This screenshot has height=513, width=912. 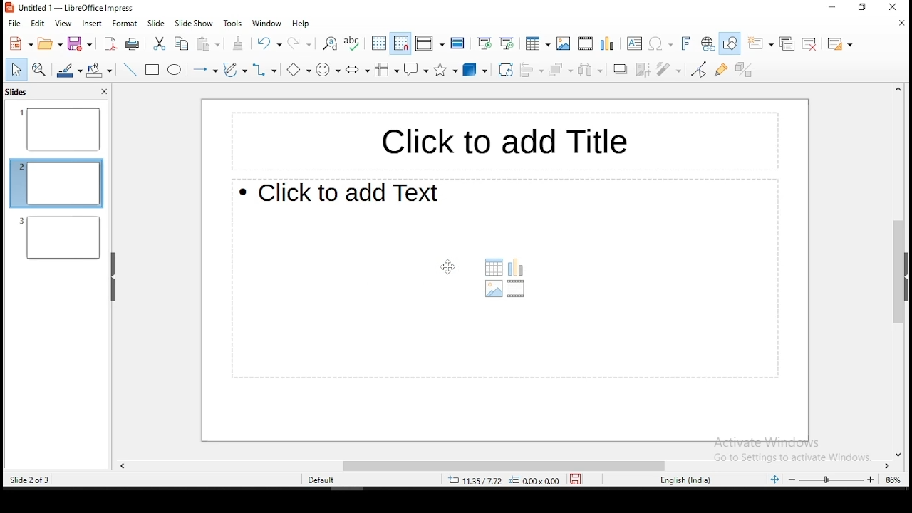 I want to click on text box, so click(x=498, y=138).